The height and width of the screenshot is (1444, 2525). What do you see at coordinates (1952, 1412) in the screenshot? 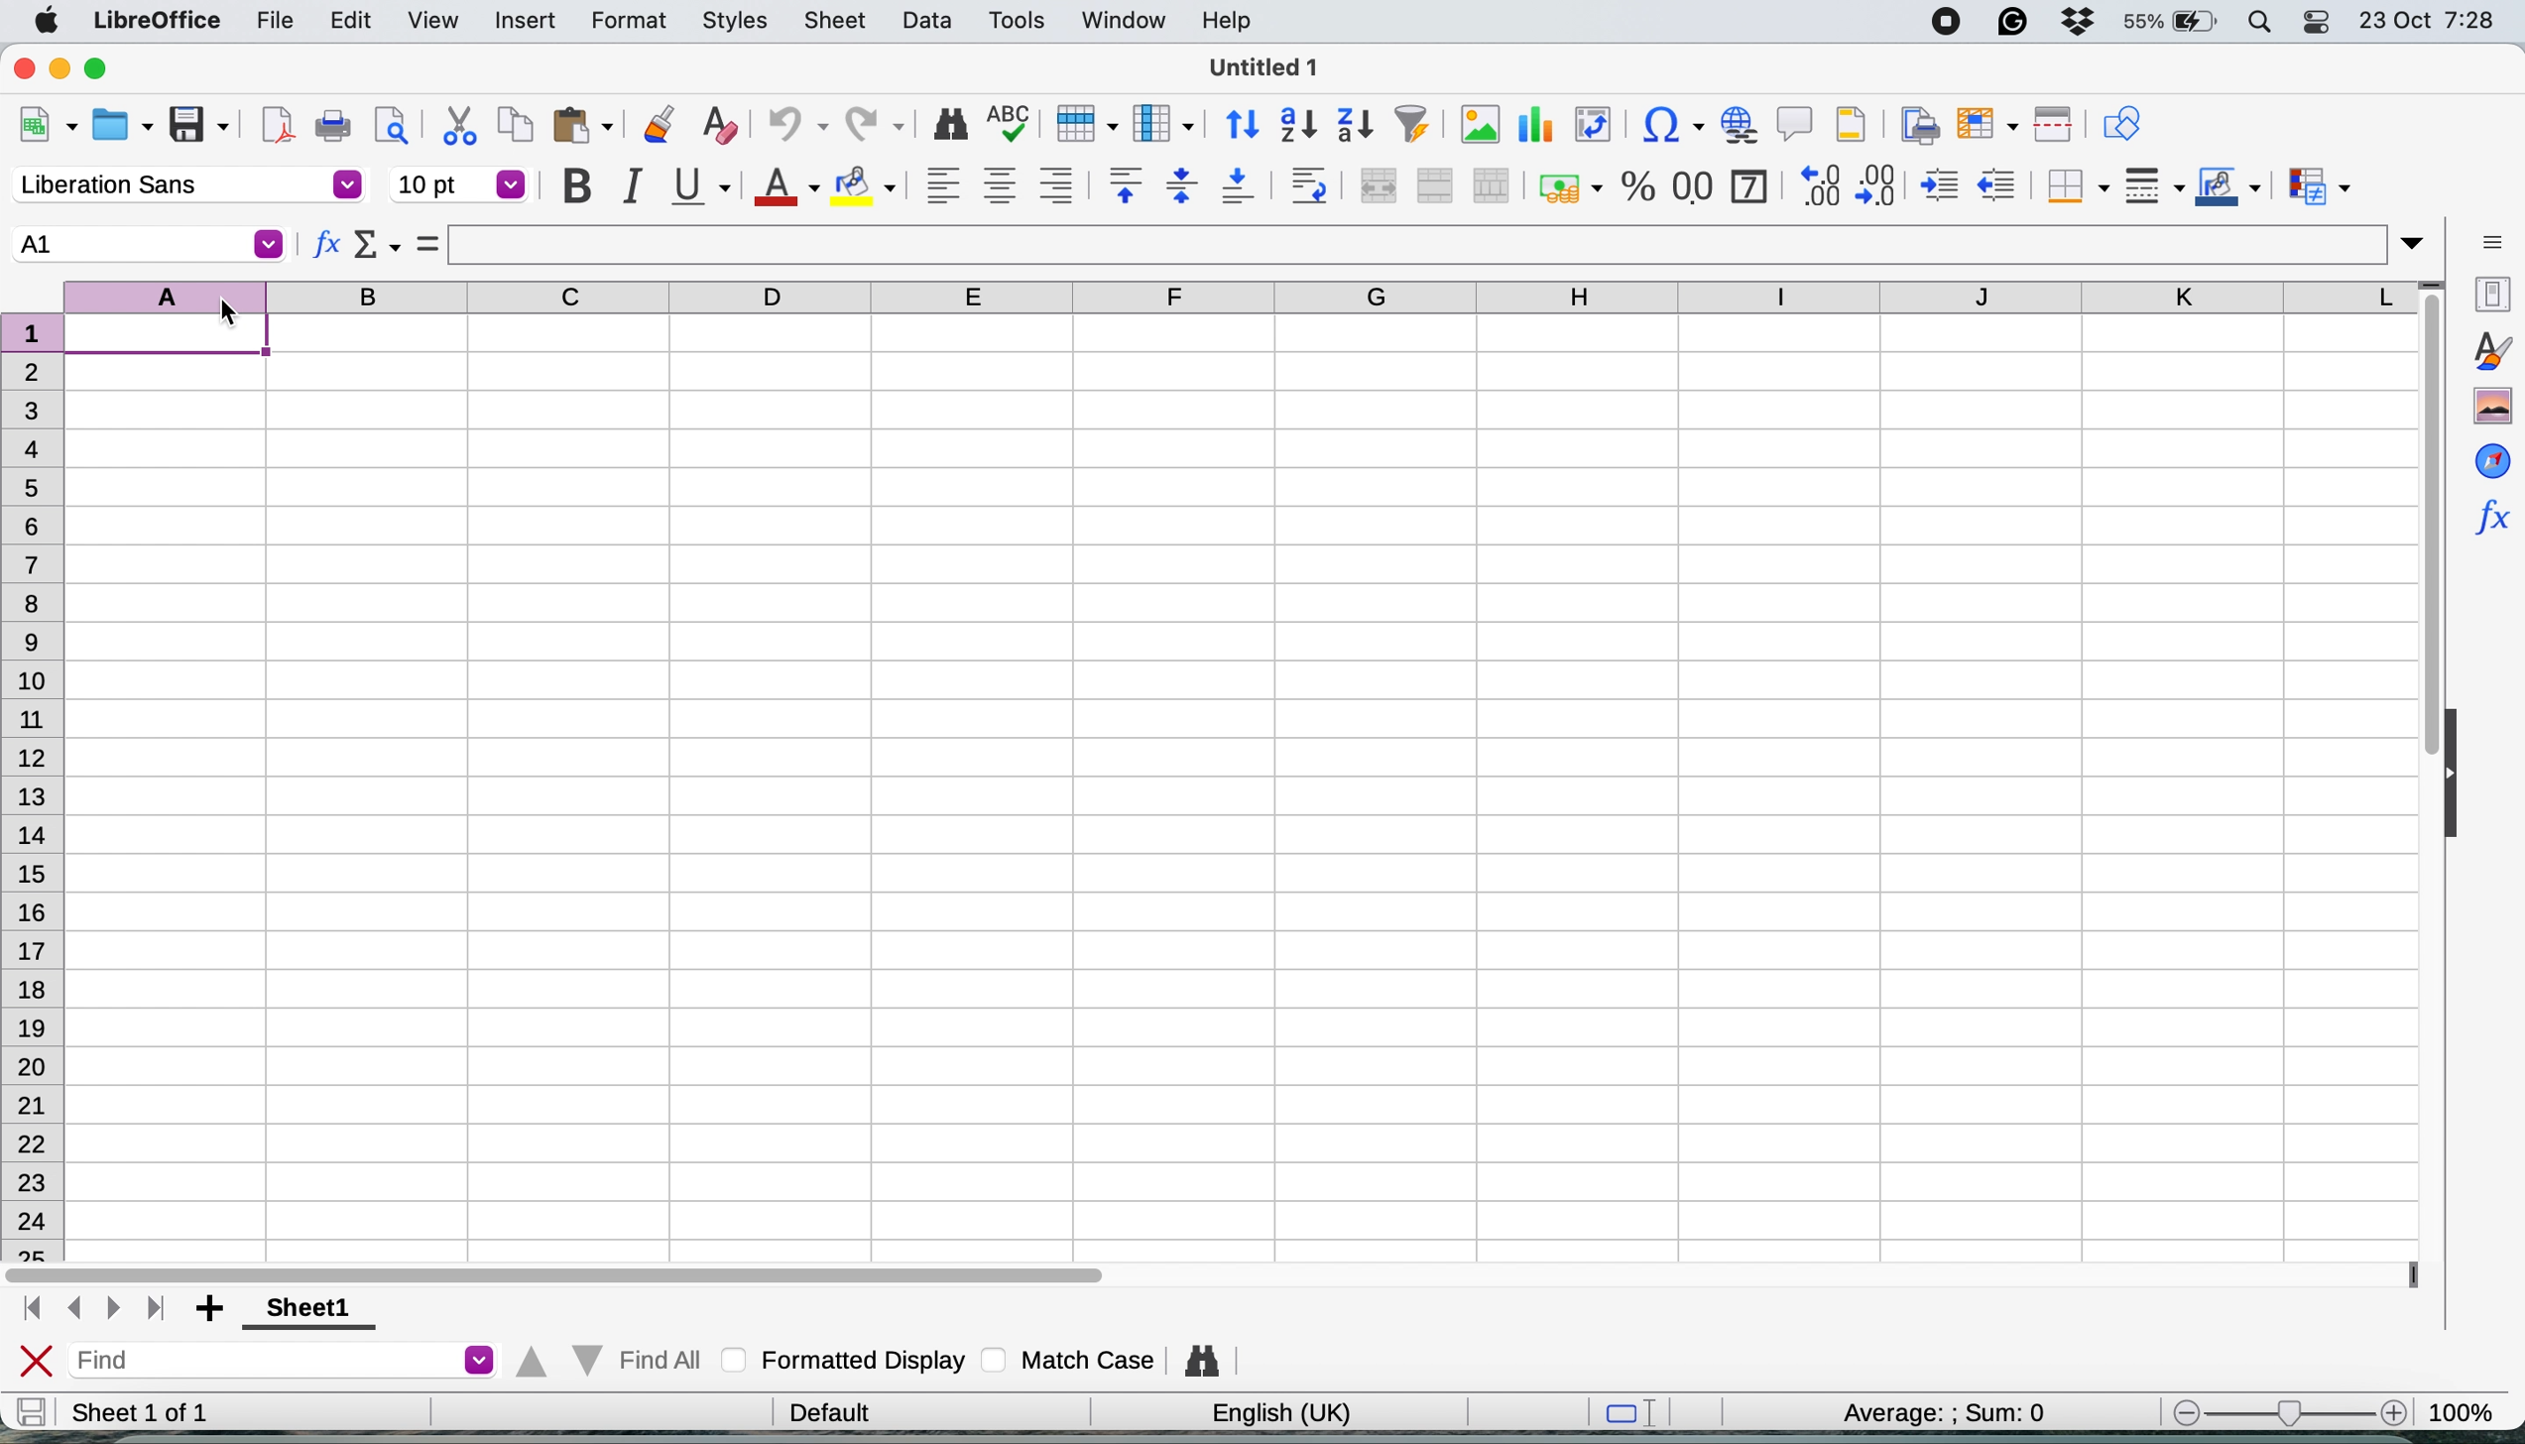
I see `average and sum` at bounding box center [1952, 1412].